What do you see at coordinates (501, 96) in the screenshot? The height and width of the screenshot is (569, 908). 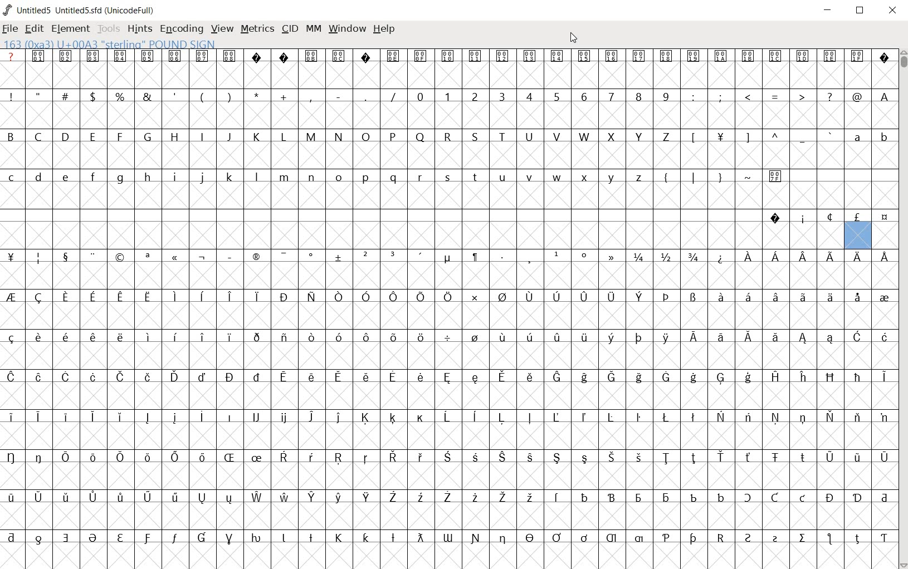 I see `3` at bounding box center [501, 96].